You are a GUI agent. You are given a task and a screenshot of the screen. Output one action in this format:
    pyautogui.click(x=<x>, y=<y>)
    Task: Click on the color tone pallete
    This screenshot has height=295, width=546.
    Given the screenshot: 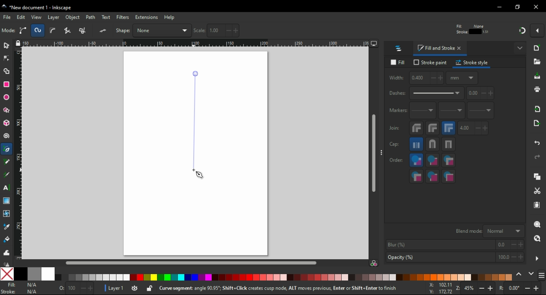 What is the action you would take?
    pyautogui.click(x=93, y=278)
    